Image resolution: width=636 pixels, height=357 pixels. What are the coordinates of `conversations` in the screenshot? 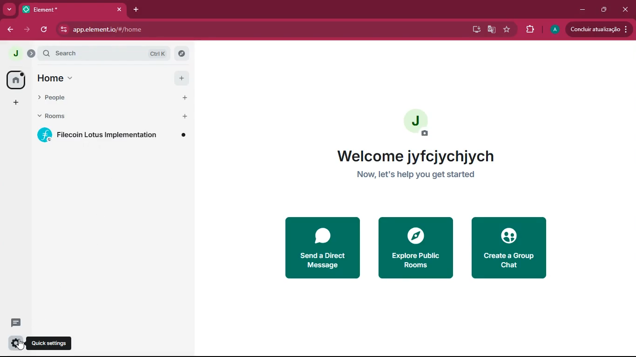 It's located at (12, 322).